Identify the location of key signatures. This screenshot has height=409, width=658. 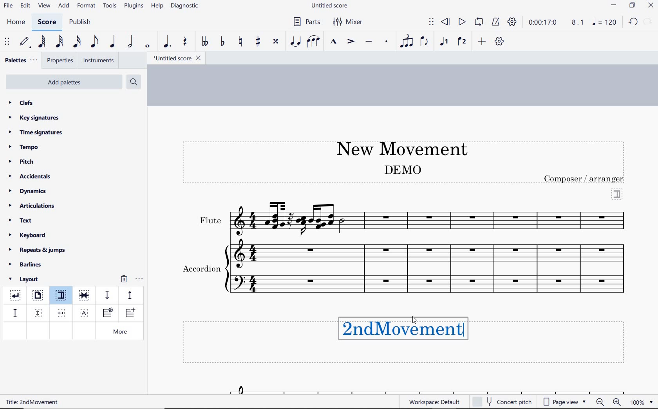
(33, 118).